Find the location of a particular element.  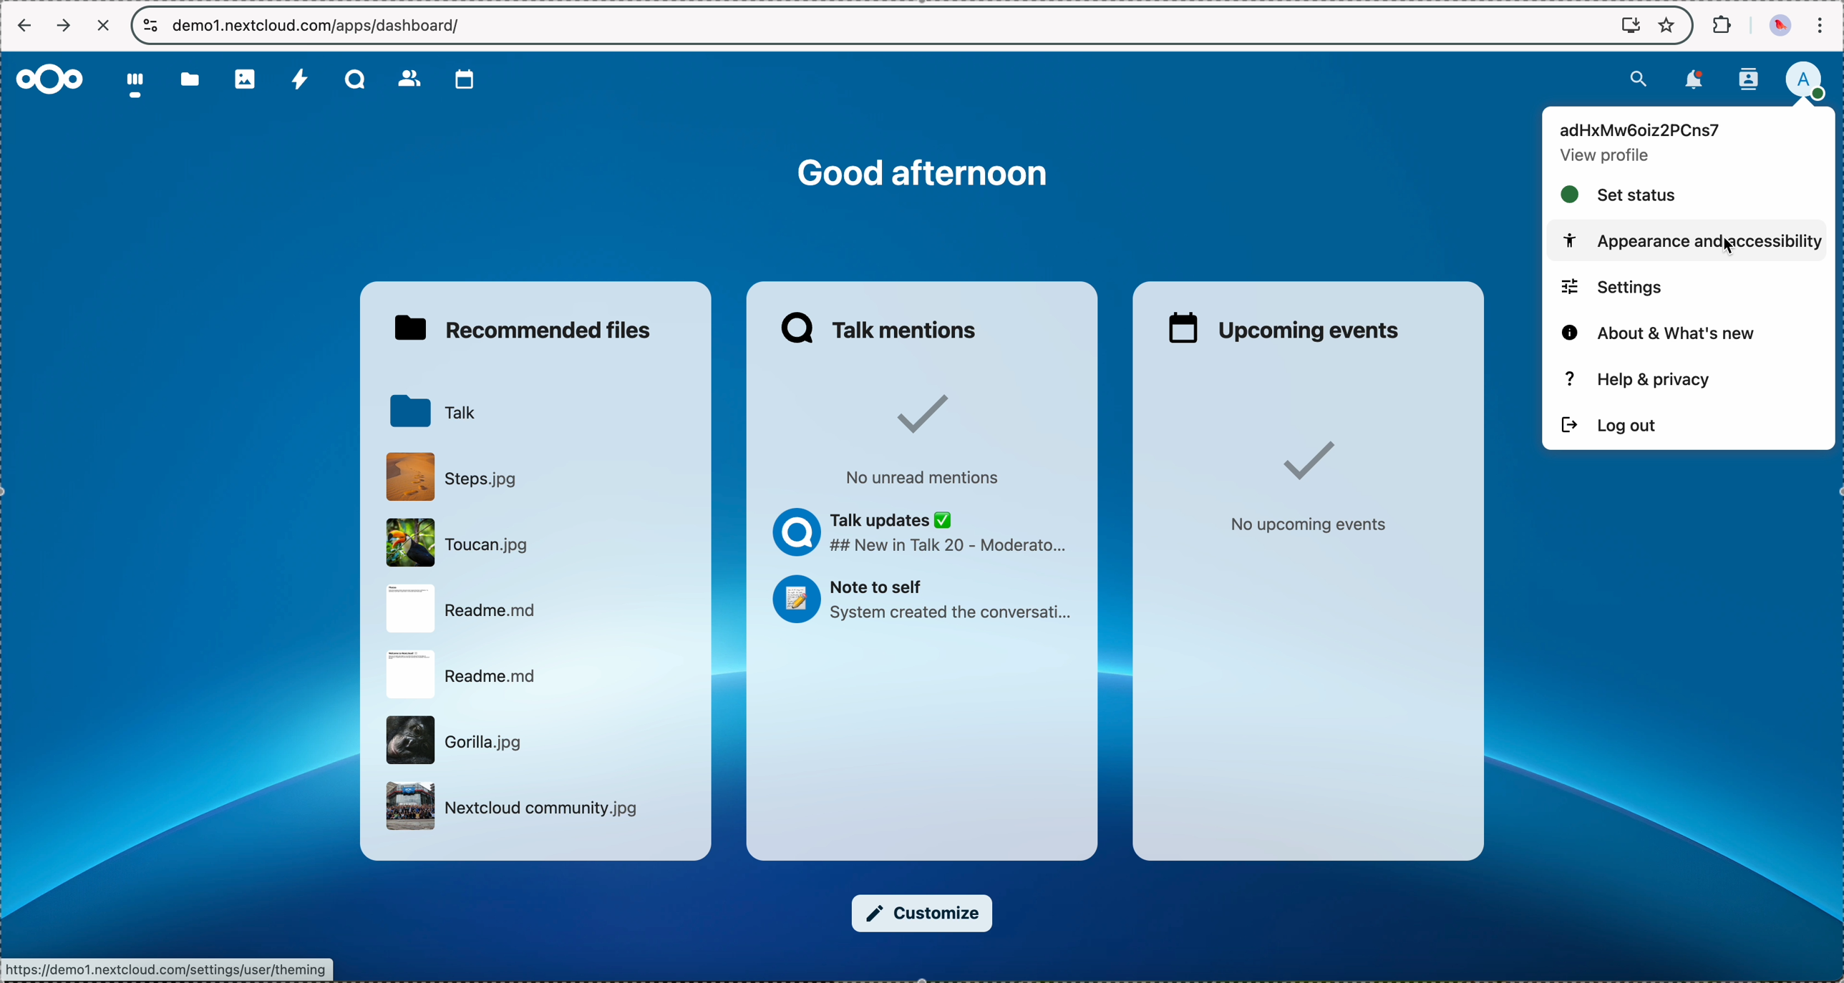

view profile is located at coordinates (1604, 157).